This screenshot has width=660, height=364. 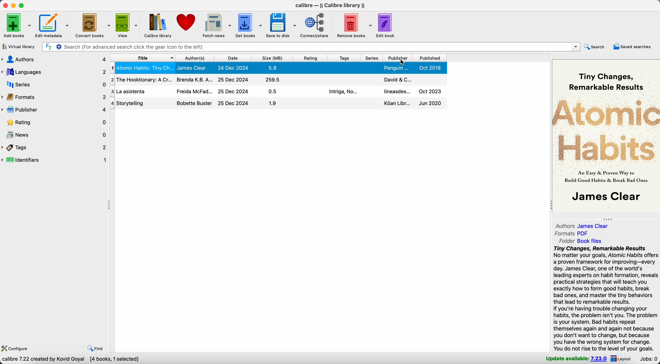 What do you see at coordinates (345, 58) in the screenshot?
I see `tags` at bounding box center [345, 58].